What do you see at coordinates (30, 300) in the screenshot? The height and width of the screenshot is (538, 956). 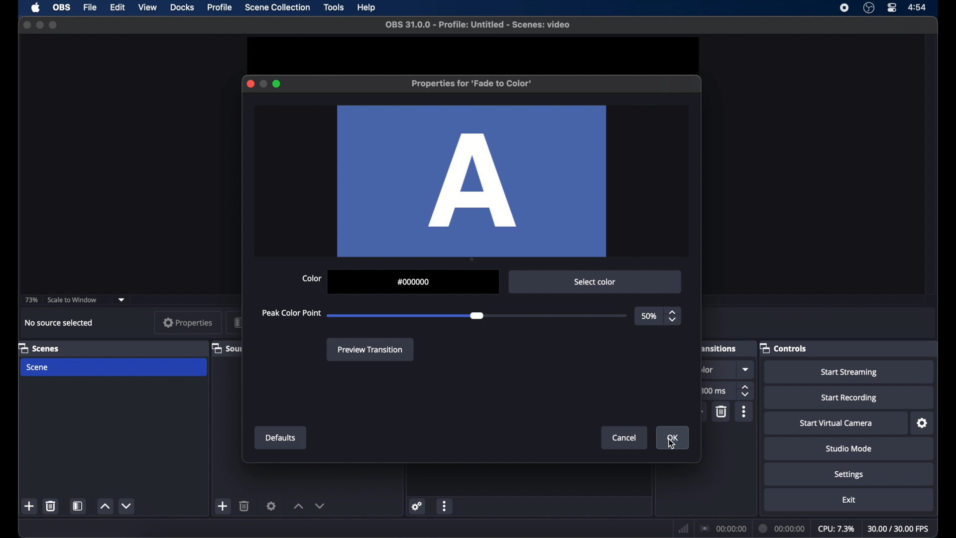 I see `73%` at bounding box center [30, 300].